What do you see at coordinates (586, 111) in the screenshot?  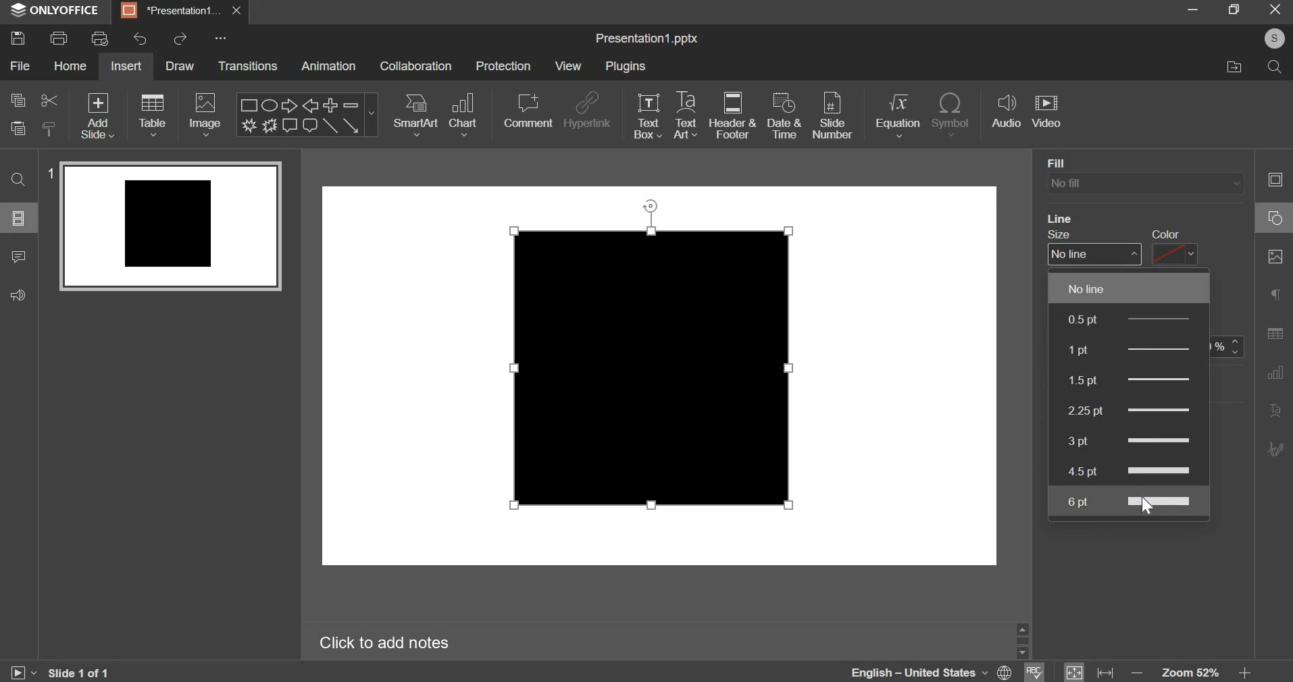 I see `hyperlink` at bounding box center [586, 111].